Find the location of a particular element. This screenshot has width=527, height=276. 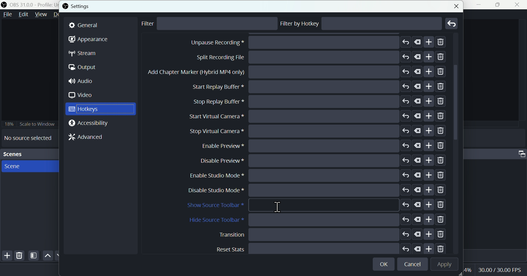

Audio is located at coordinates (83, 82).